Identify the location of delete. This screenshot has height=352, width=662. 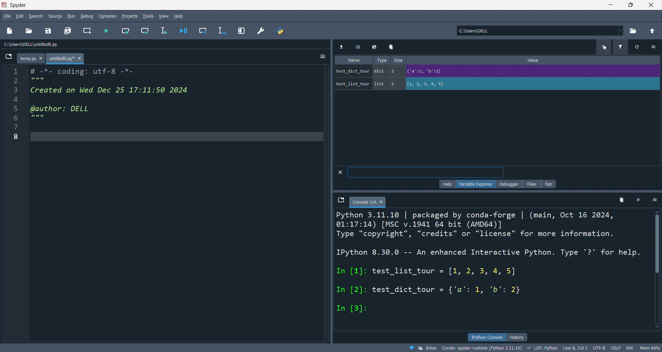
(622, 199).